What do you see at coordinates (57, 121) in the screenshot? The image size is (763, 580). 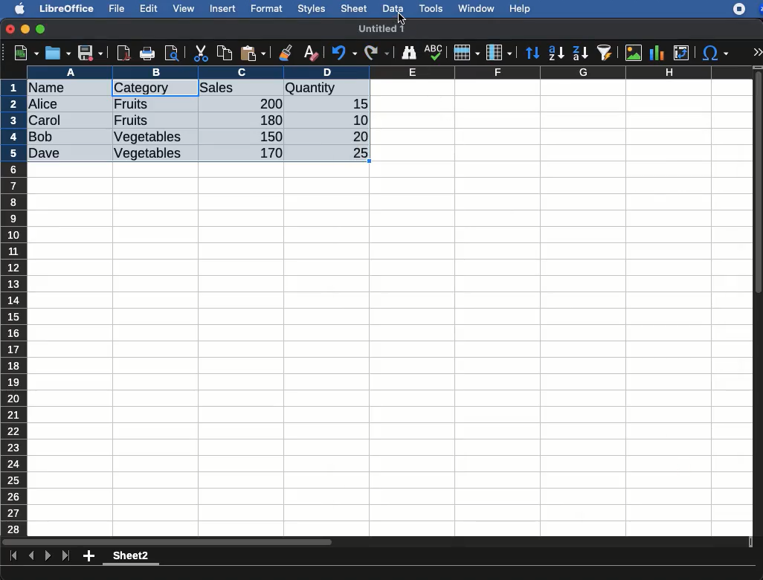 I see `Carol` at bounding box center [57, 121].